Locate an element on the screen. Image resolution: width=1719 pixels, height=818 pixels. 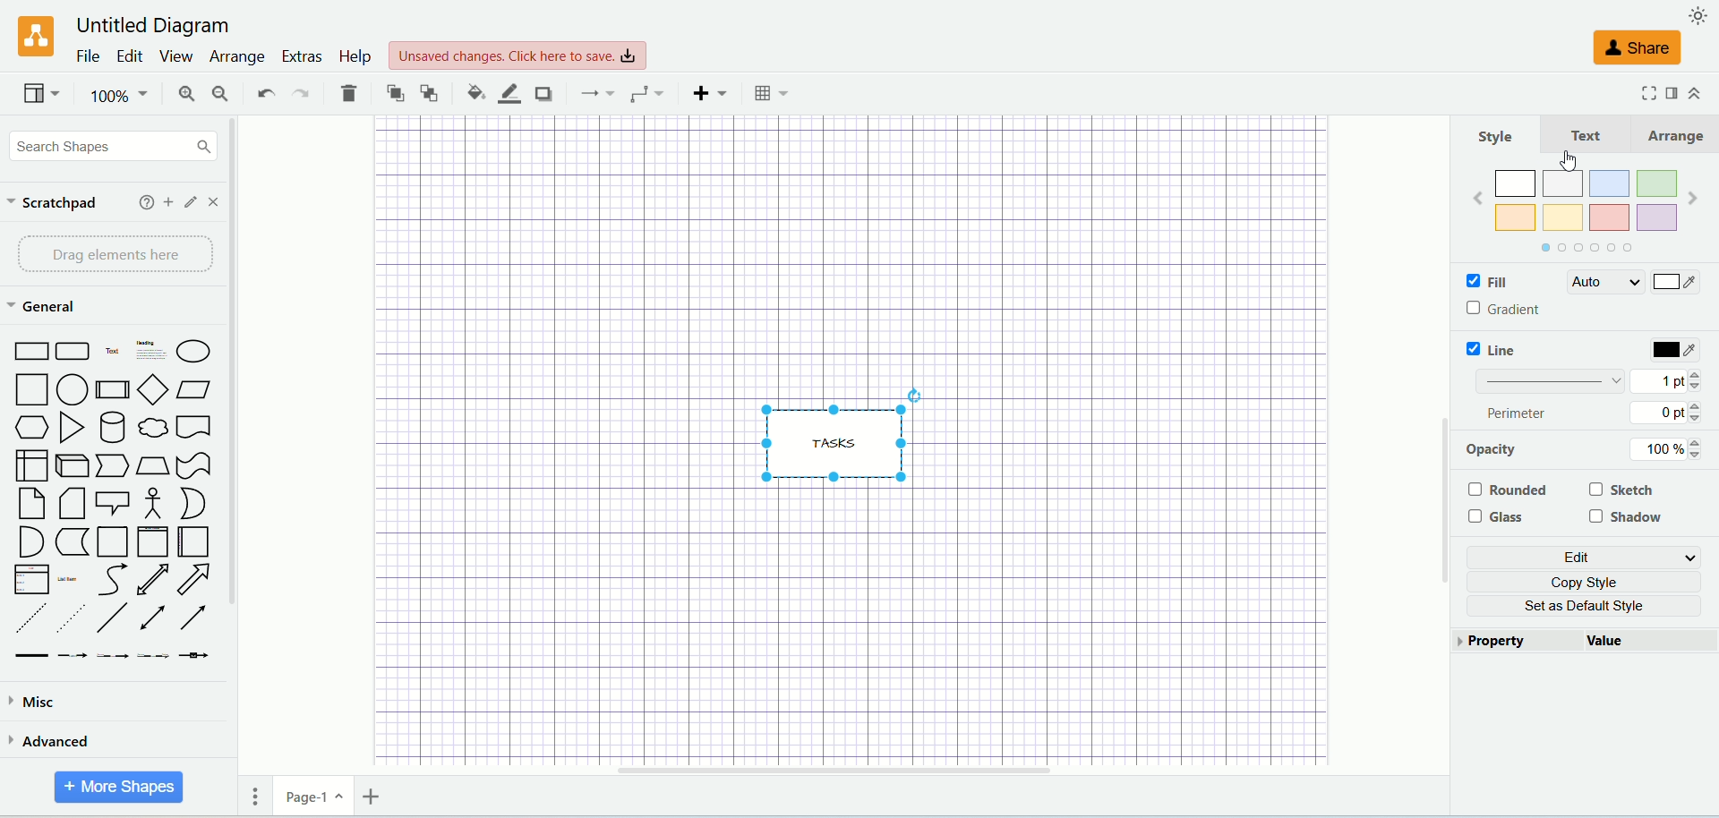
view is located at coordinates (173, 56).